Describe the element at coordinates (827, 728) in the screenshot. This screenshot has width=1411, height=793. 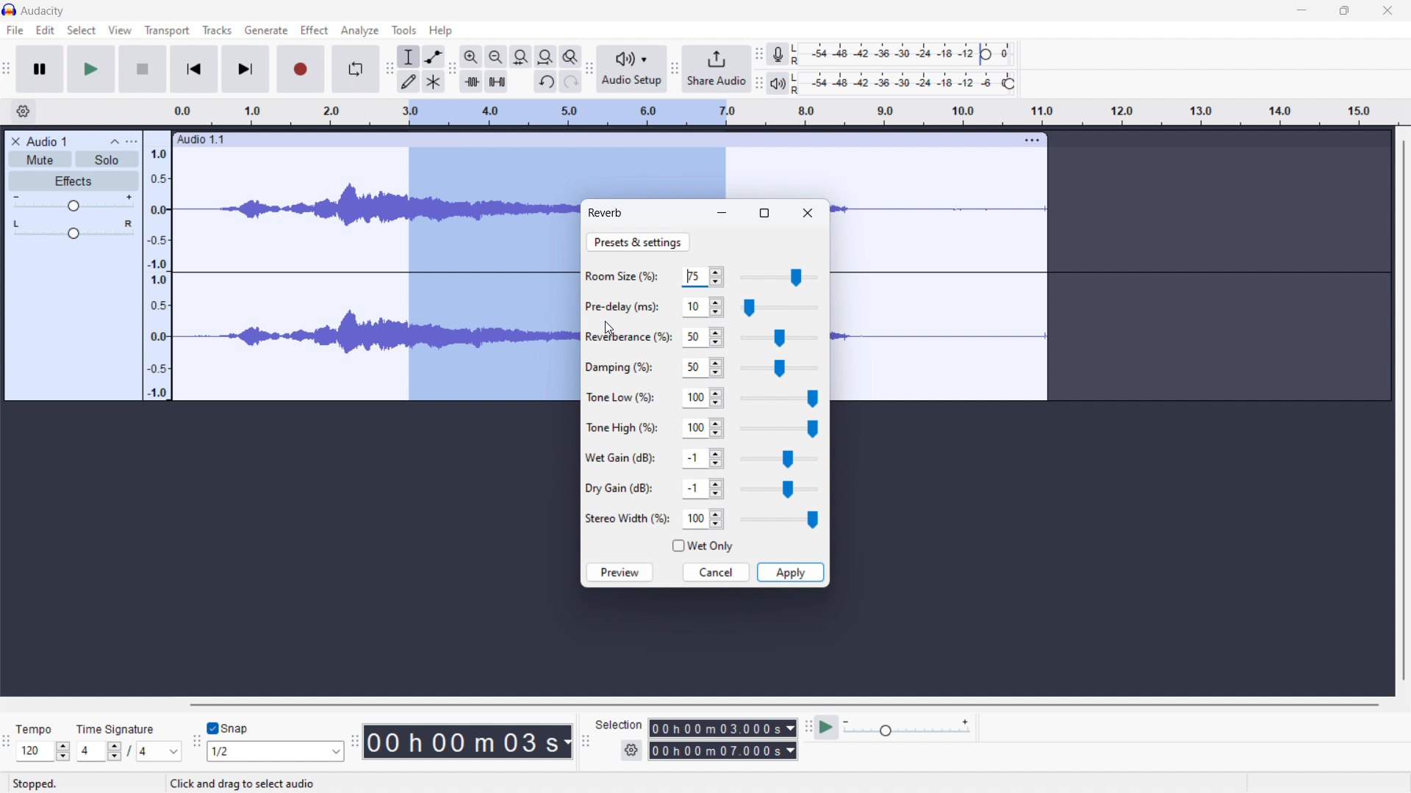
I see `play at speed` at that location.